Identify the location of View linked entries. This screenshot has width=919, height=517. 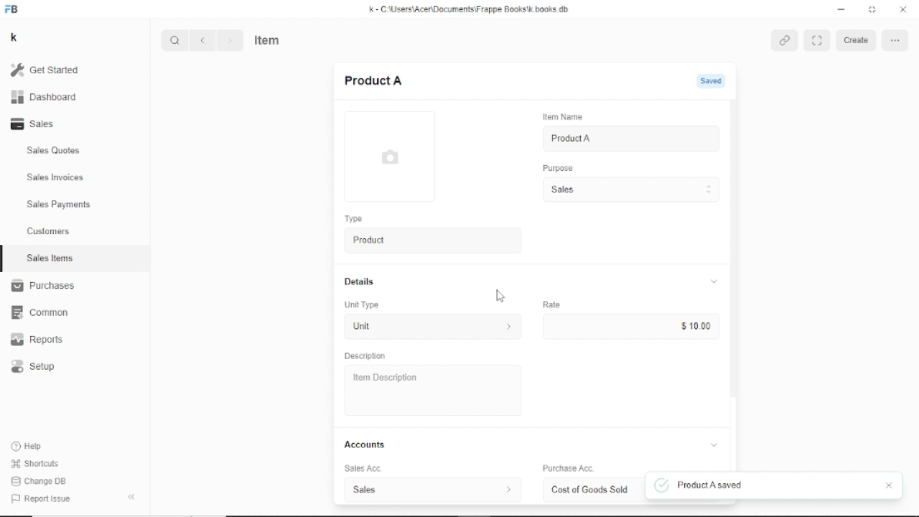
(785, 41).